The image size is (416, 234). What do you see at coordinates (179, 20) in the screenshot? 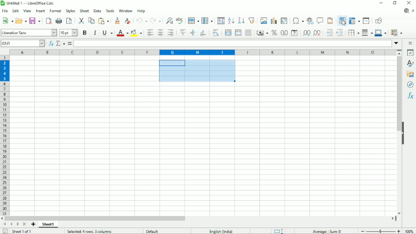
I see `Spell check` at bounding box center [179, 20].